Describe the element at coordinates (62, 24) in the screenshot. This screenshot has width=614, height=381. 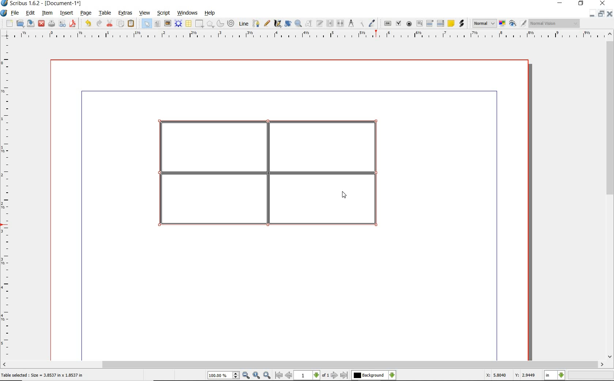
I see `preflight verifier` at that location.